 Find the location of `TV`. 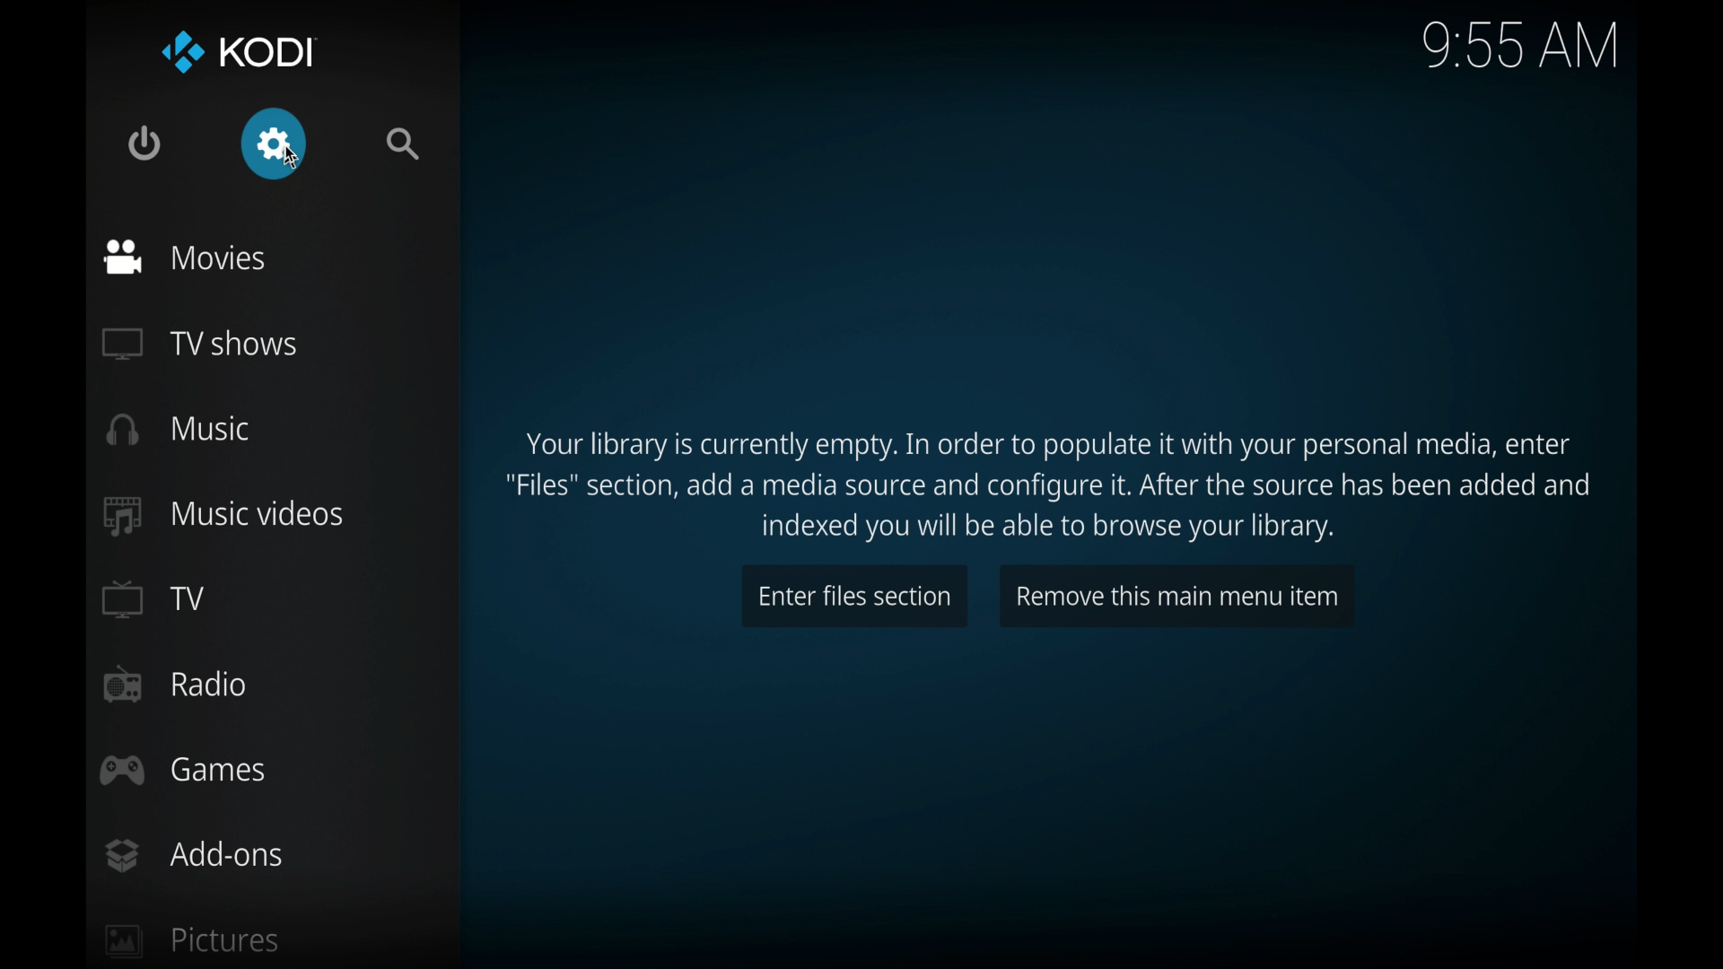

TV is located at coordinates (155, 600).